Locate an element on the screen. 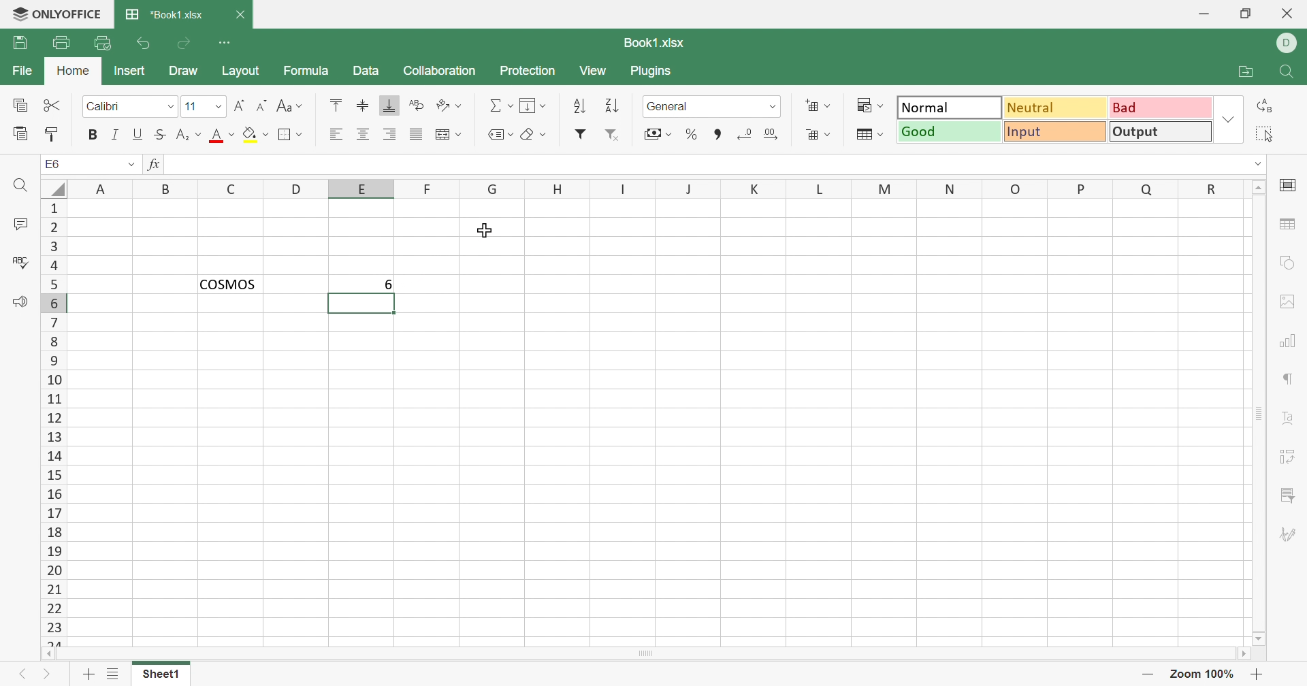 Image resolution: width=1307 pixels, height=686 pixels. Underline is located at coordinates (140, 134).